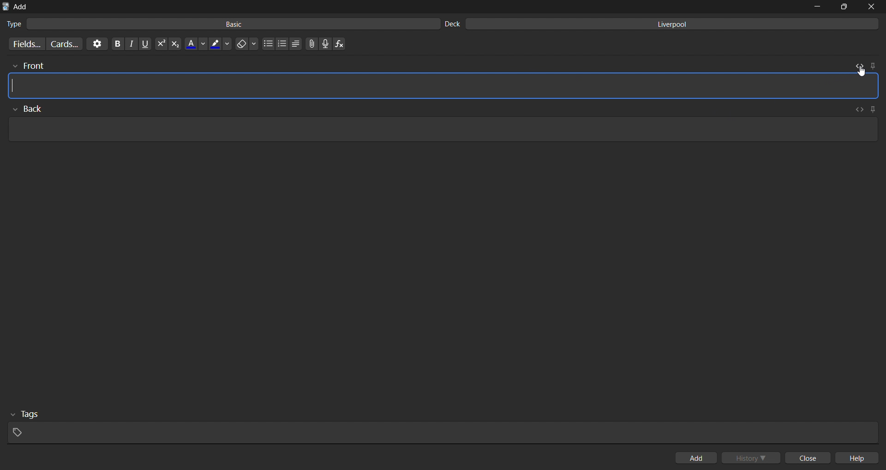 The image size is (886, 470). I want to click on italic, so click(131, 44).